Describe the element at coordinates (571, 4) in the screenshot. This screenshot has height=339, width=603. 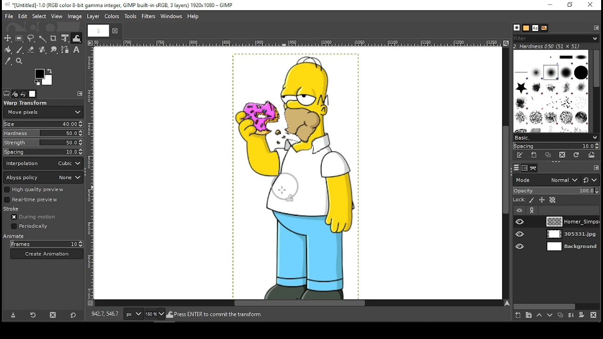
I see `restore` at that location.